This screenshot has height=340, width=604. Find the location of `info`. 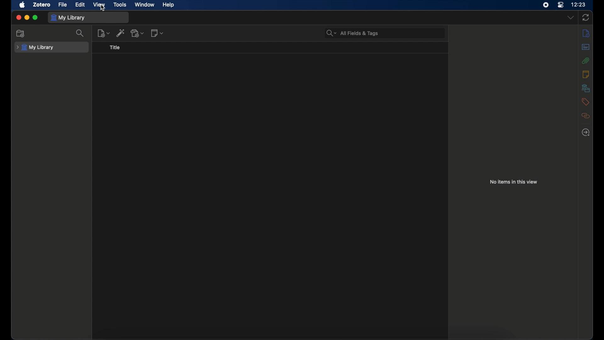

info is located at coordinates (586, 33).